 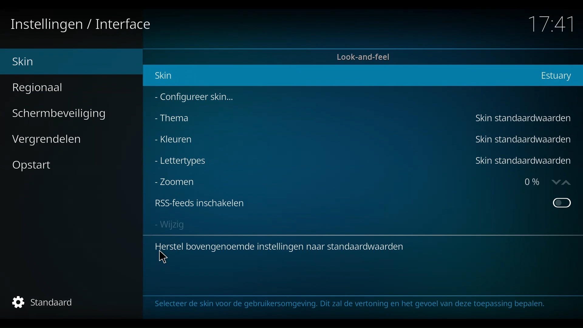 I want to click on Skin, so click(x=175, y=75).